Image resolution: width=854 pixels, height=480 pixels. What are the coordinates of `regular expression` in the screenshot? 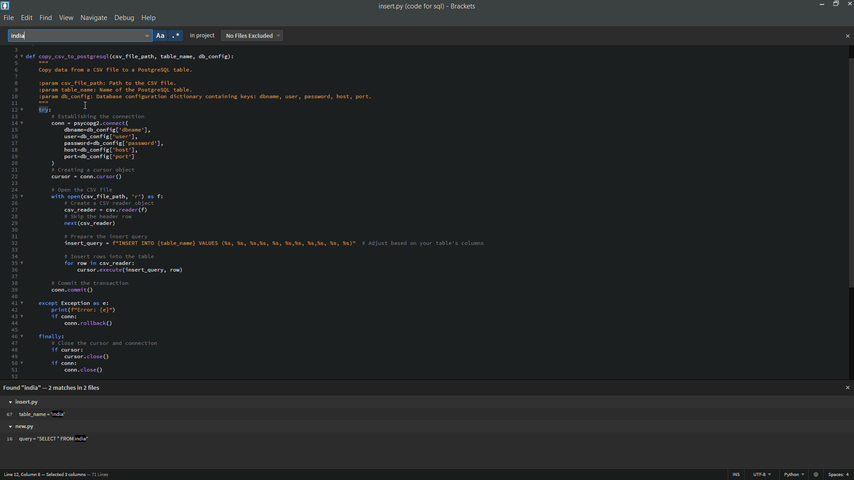 It's located at (177, 36).